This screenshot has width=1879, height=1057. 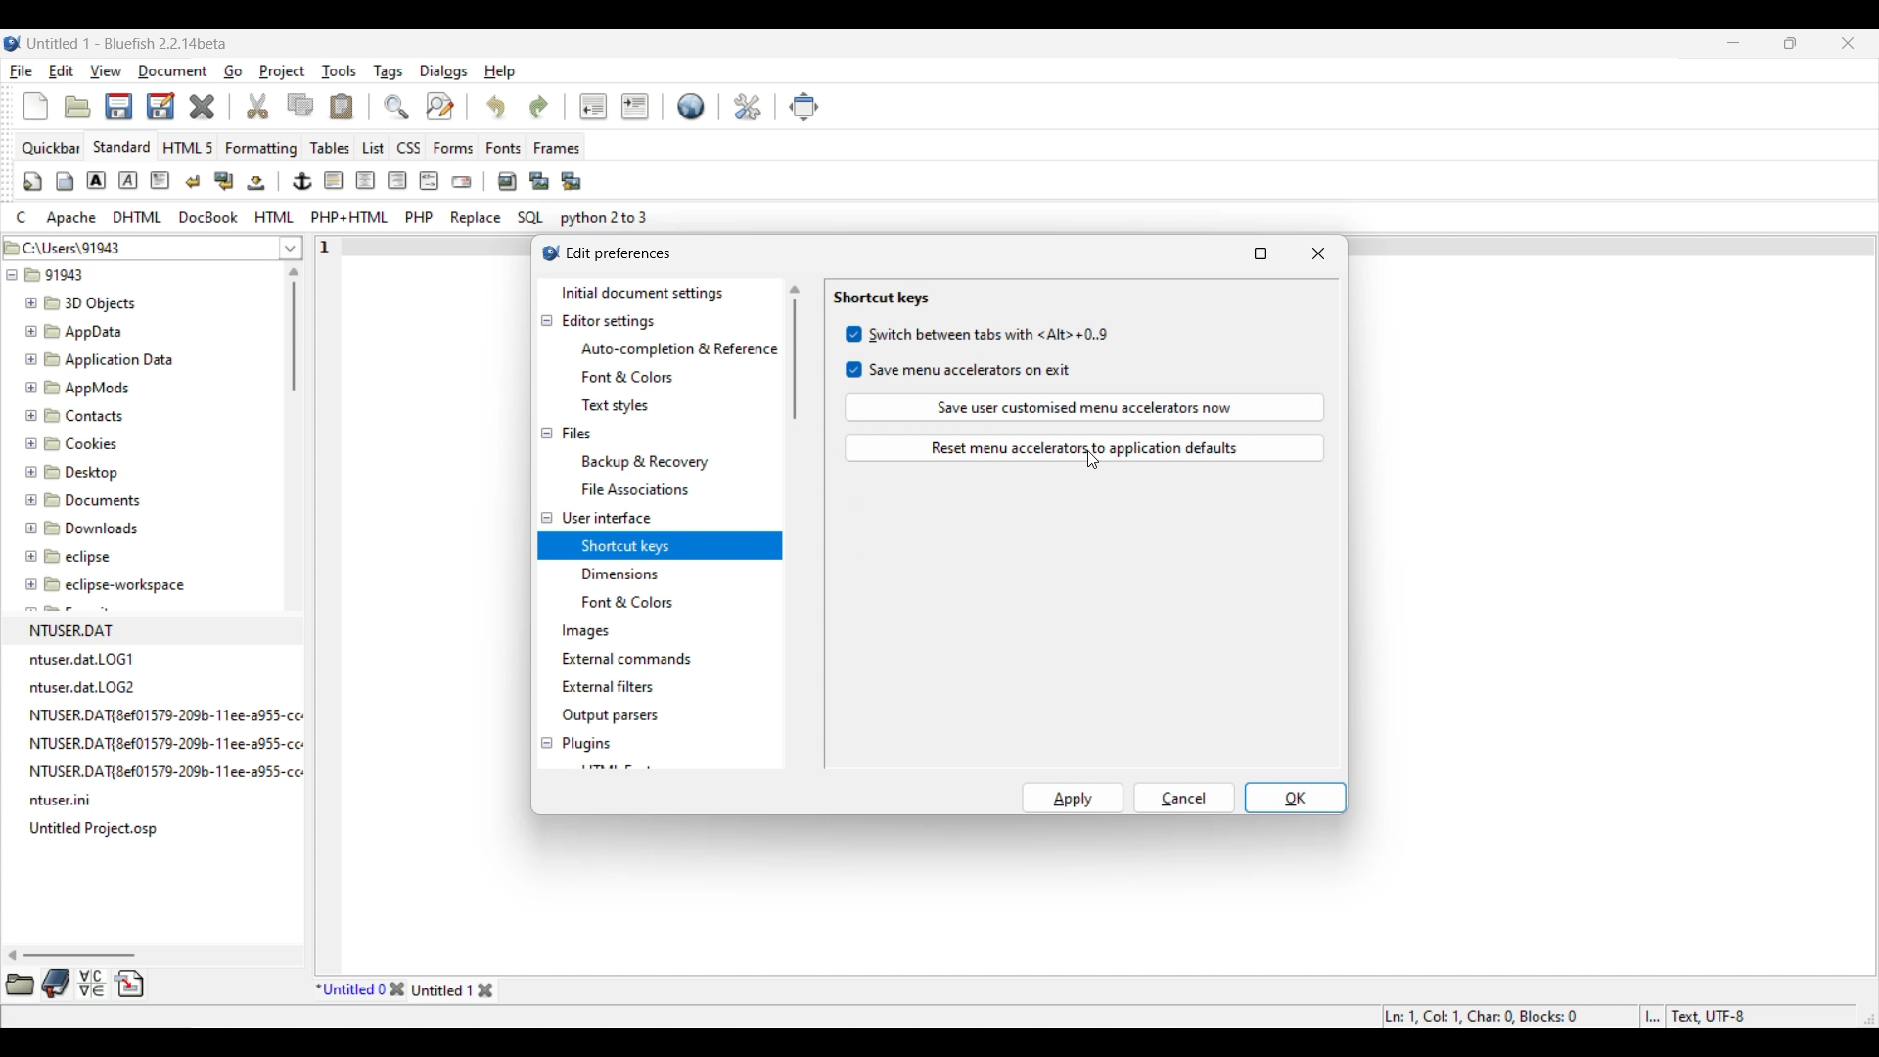 I want to click on Documents, so click(x=93, y=498).